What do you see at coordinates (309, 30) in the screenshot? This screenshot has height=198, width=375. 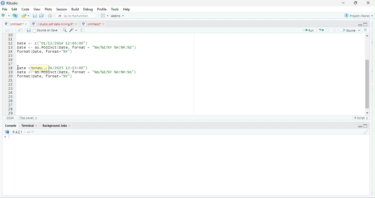 I see `Run` at bounding box center [309, 30].